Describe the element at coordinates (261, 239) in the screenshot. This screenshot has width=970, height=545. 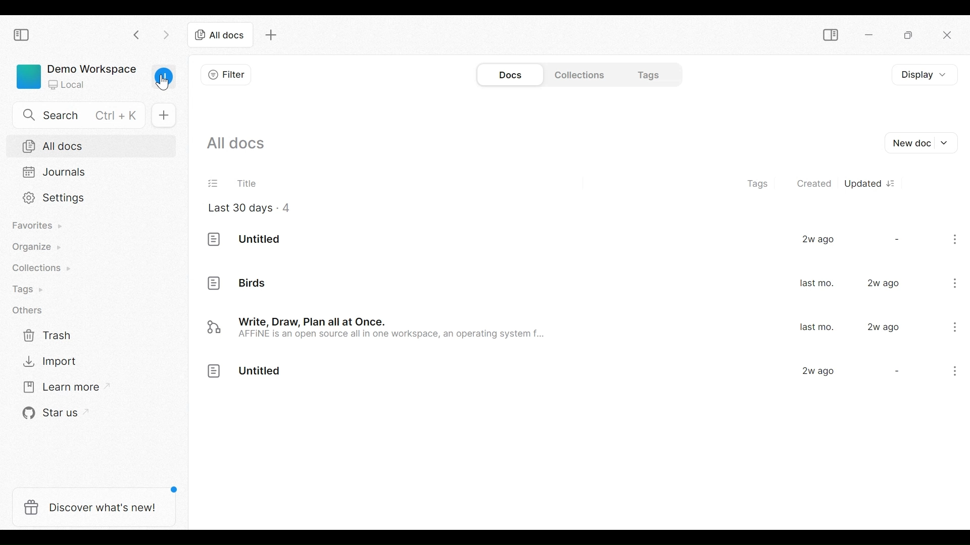
I see `Untitled` at that location.